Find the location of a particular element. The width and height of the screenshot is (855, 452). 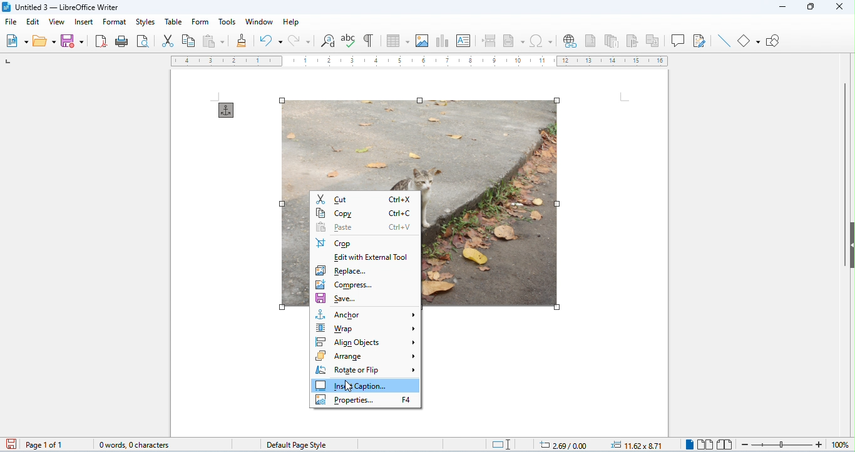

default page is located at coordinates (295, 444).